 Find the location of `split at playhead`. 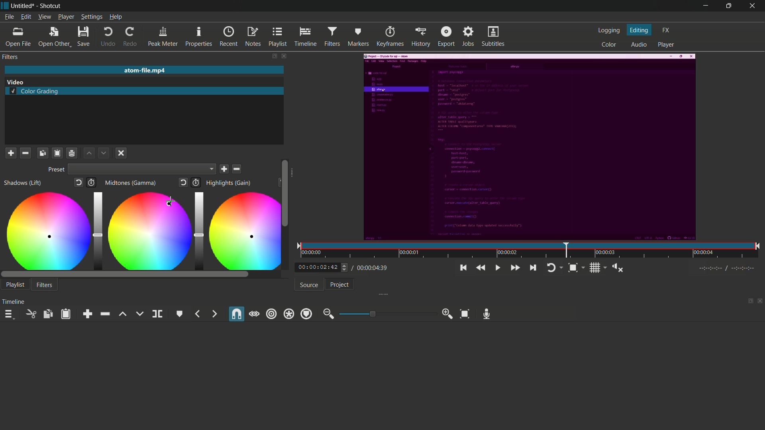

split at playhead is located at coordinates (157, 314).